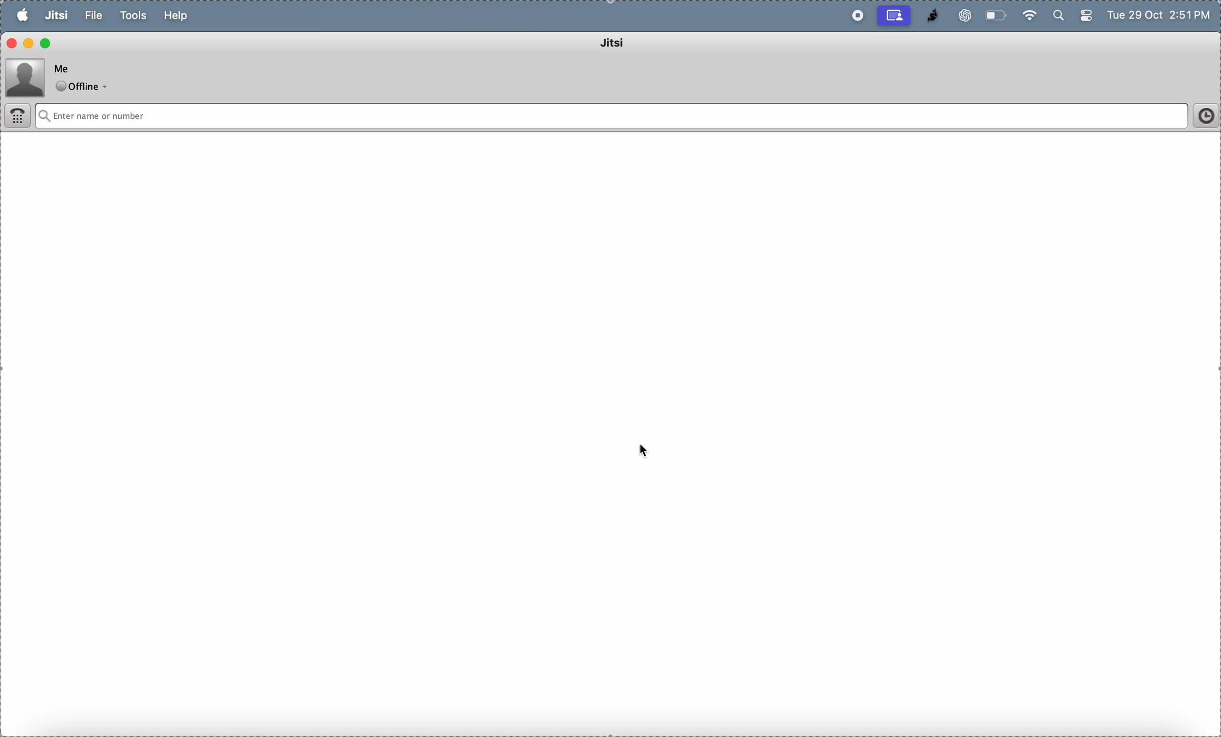 This screenshot has width=1221, height=737. I want to click on jitsi menu, so click(56, 16).